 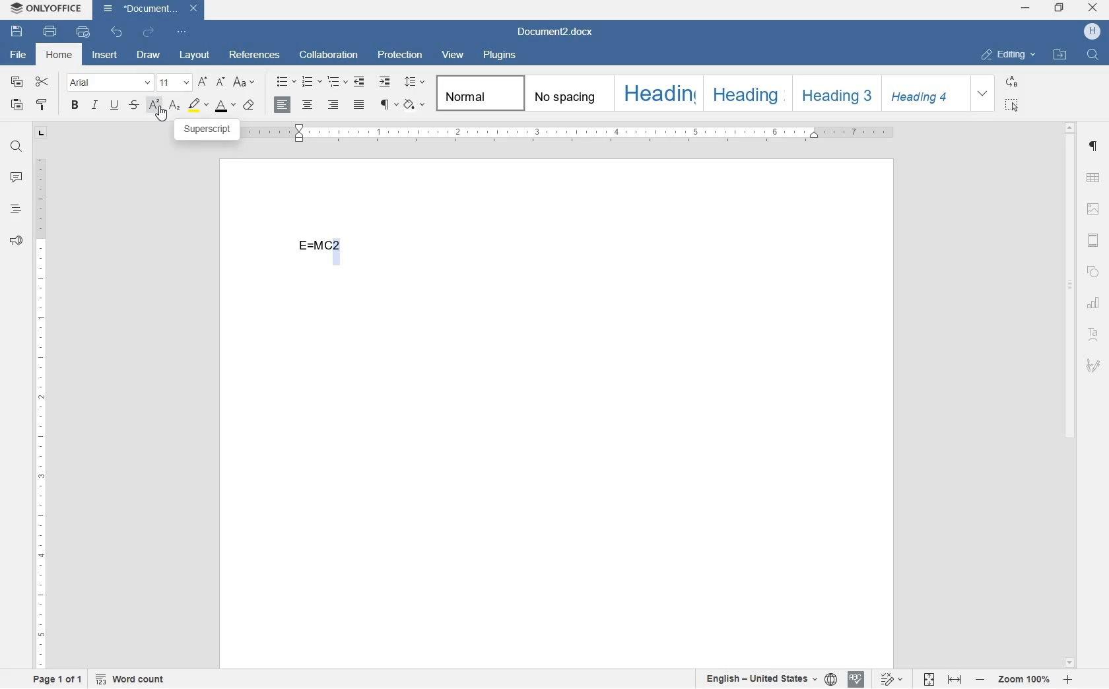 I want to click on insert , so click(x=104, y=56).